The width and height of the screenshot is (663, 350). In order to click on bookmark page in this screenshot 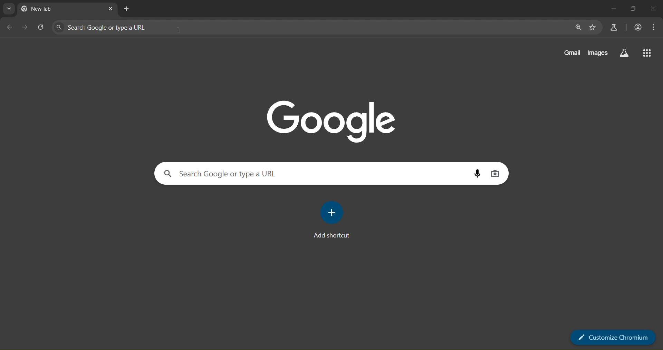, I will do `click(592, 28)`.